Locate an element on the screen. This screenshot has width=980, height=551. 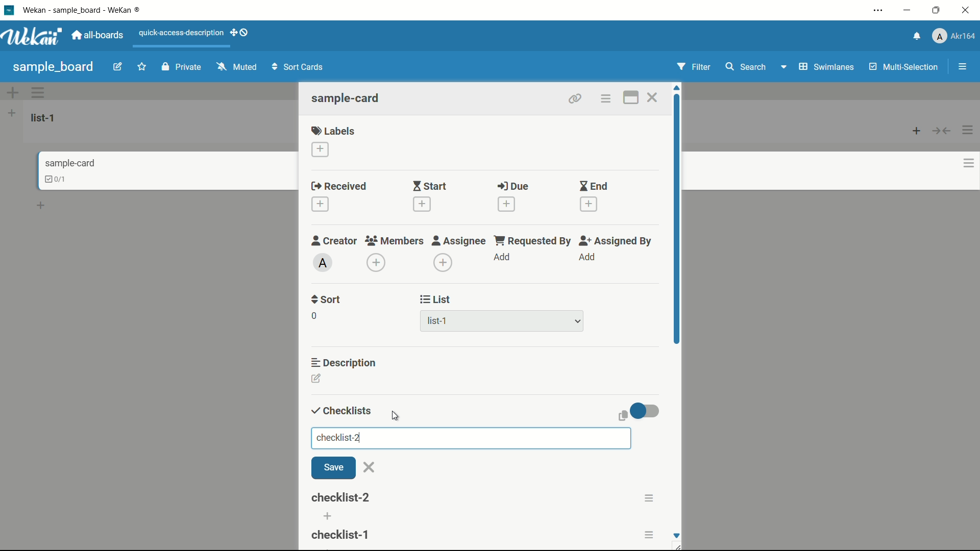
scroll down is located at coordinates (676, 535).